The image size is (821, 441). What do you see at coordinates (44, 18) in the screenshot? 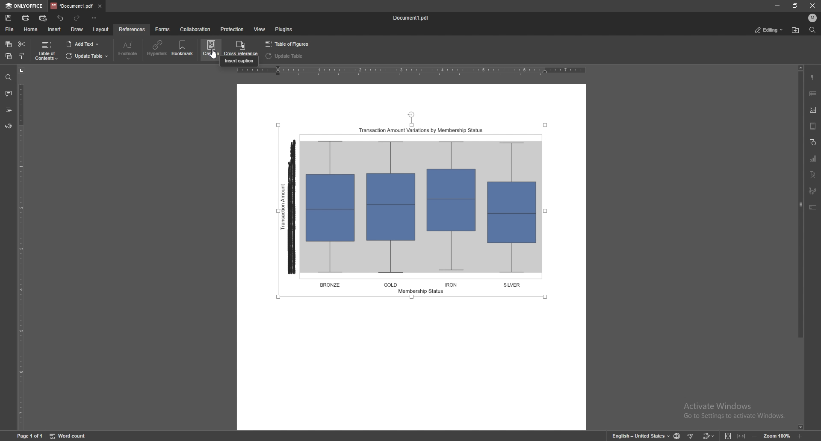
I see `quick print` at bounding box center [44, 18].